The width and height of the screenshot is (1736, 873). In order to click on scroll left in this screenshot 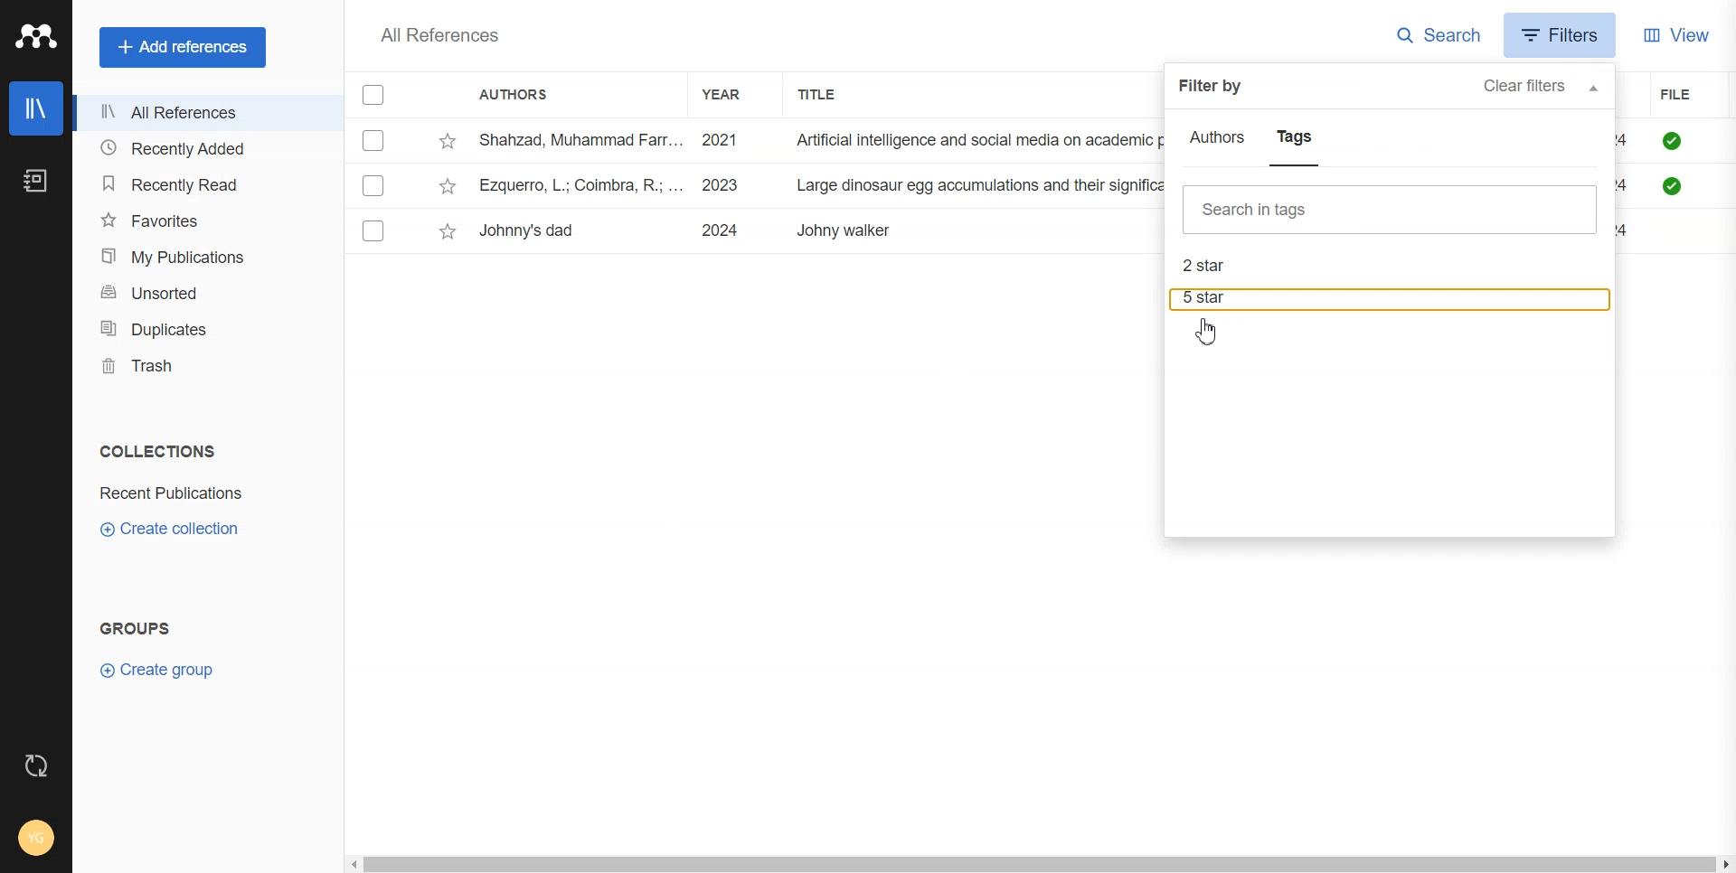, I will do `click(353, 865)`.